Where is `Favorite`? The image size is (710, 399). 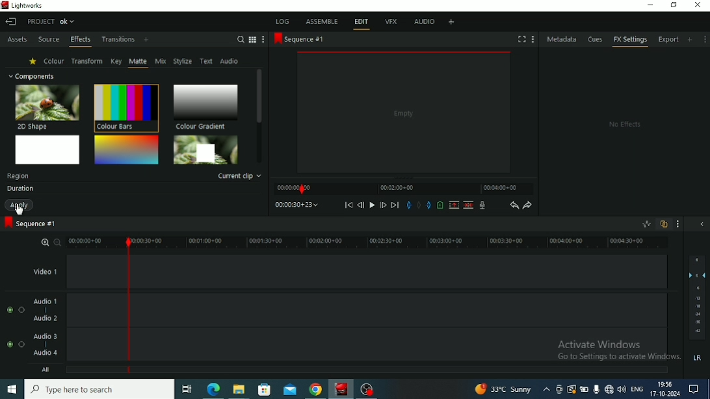
Favorite is located at coordinates (33, 61).